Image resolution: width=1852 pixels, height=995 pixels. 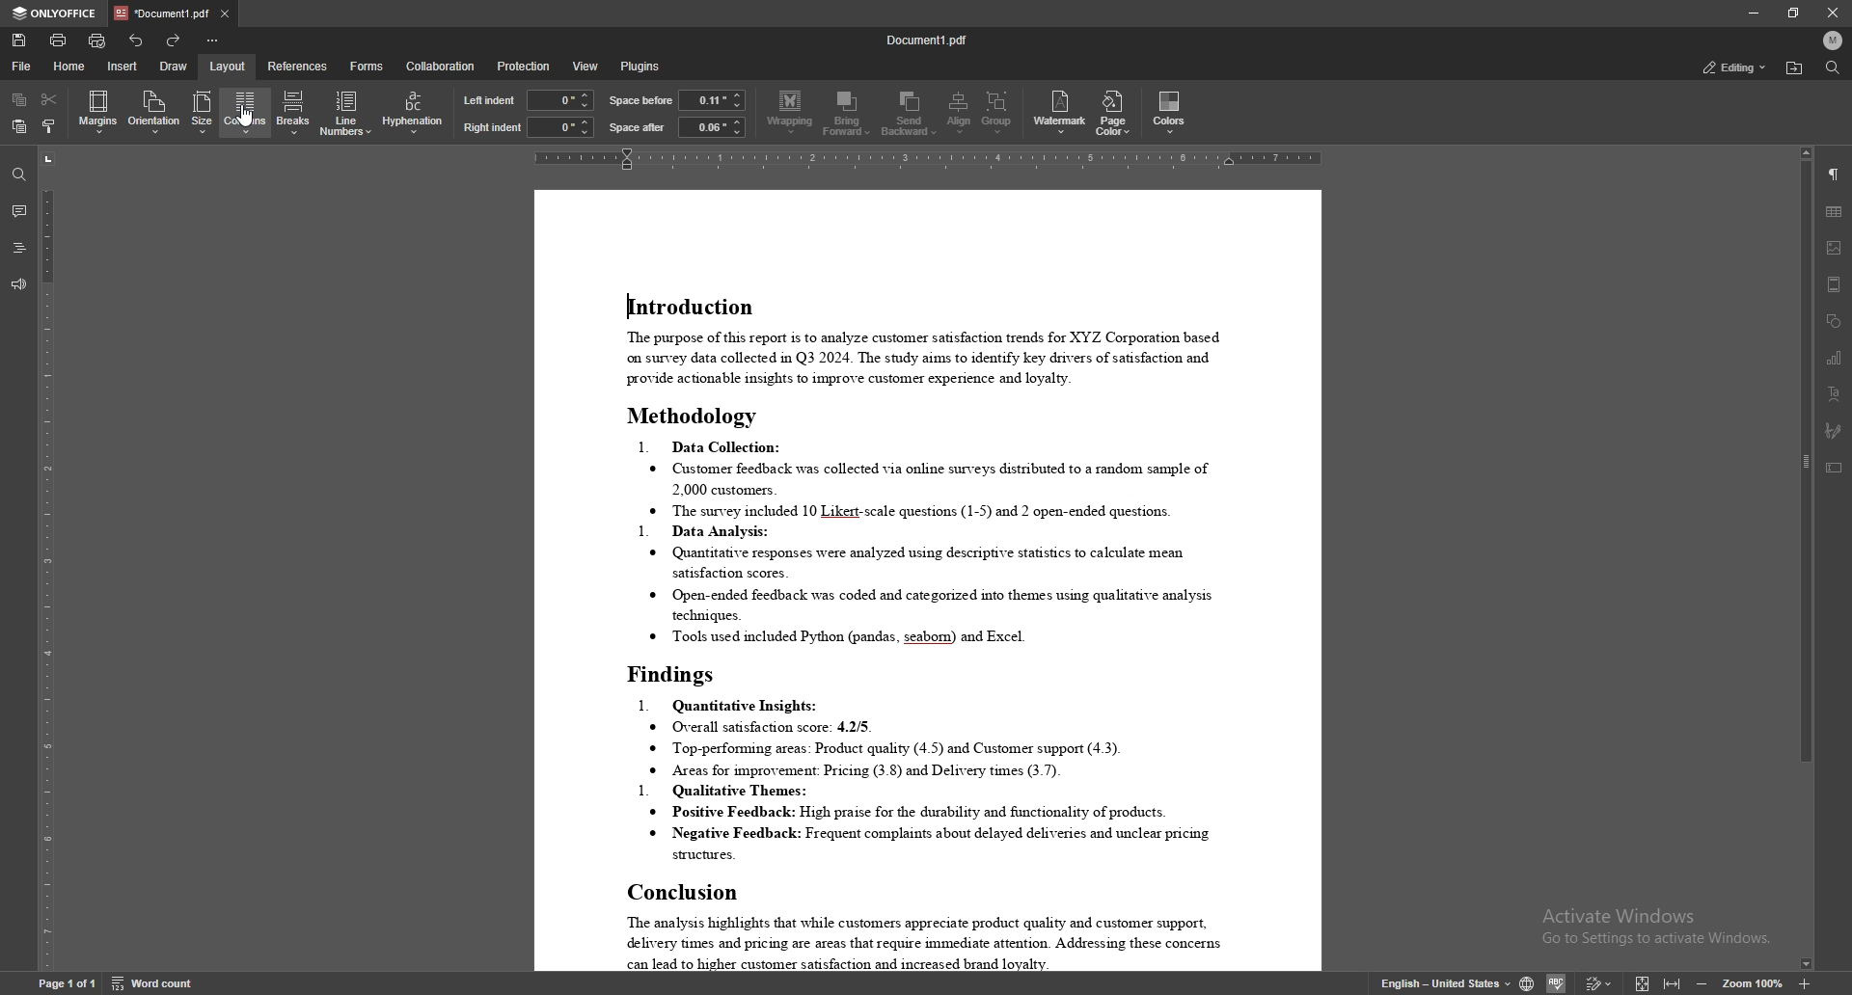 What do you see at coordinates (1559, 982) in the screenshot?
I see `spell check` at bounding box center [1559, 982].